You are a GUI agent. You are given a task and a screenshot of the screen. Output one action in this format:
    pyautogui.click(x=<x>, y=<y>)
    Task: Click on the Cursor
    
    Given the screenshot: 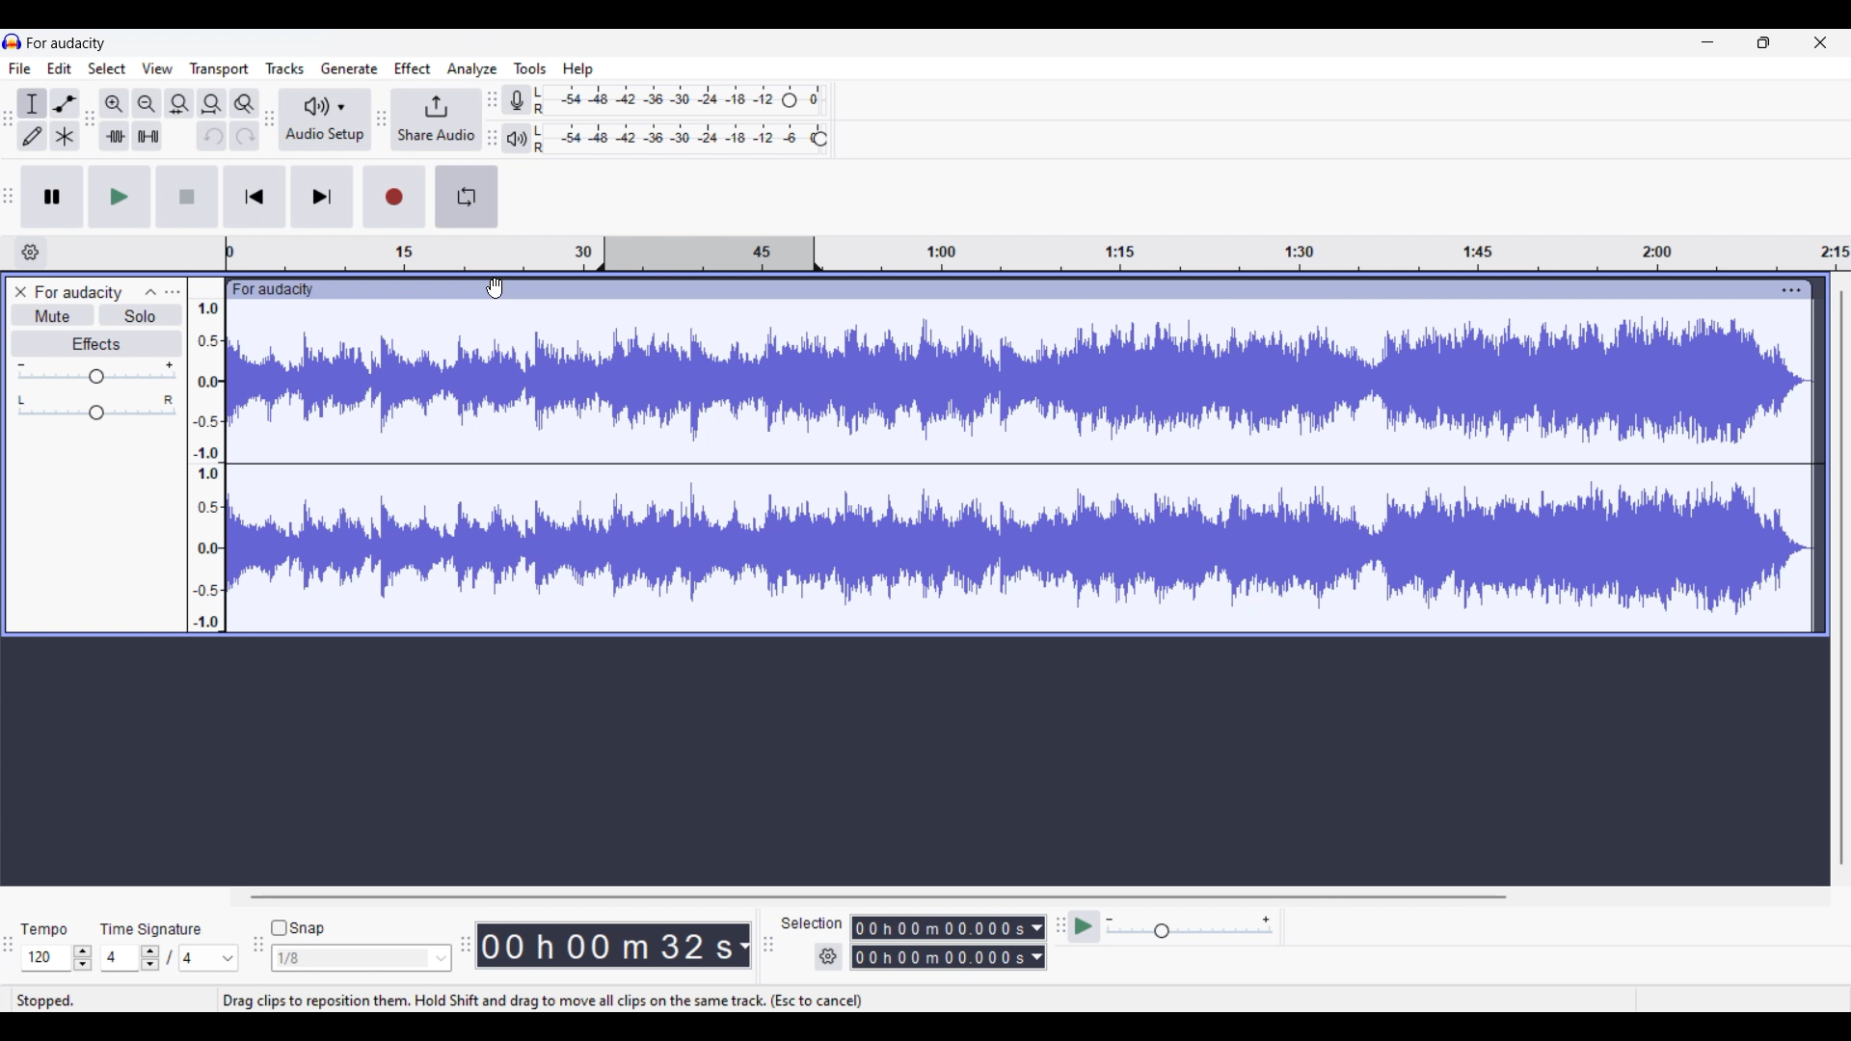 What is the action you would take?
    pyautogui.click(x=495, y=288)
    